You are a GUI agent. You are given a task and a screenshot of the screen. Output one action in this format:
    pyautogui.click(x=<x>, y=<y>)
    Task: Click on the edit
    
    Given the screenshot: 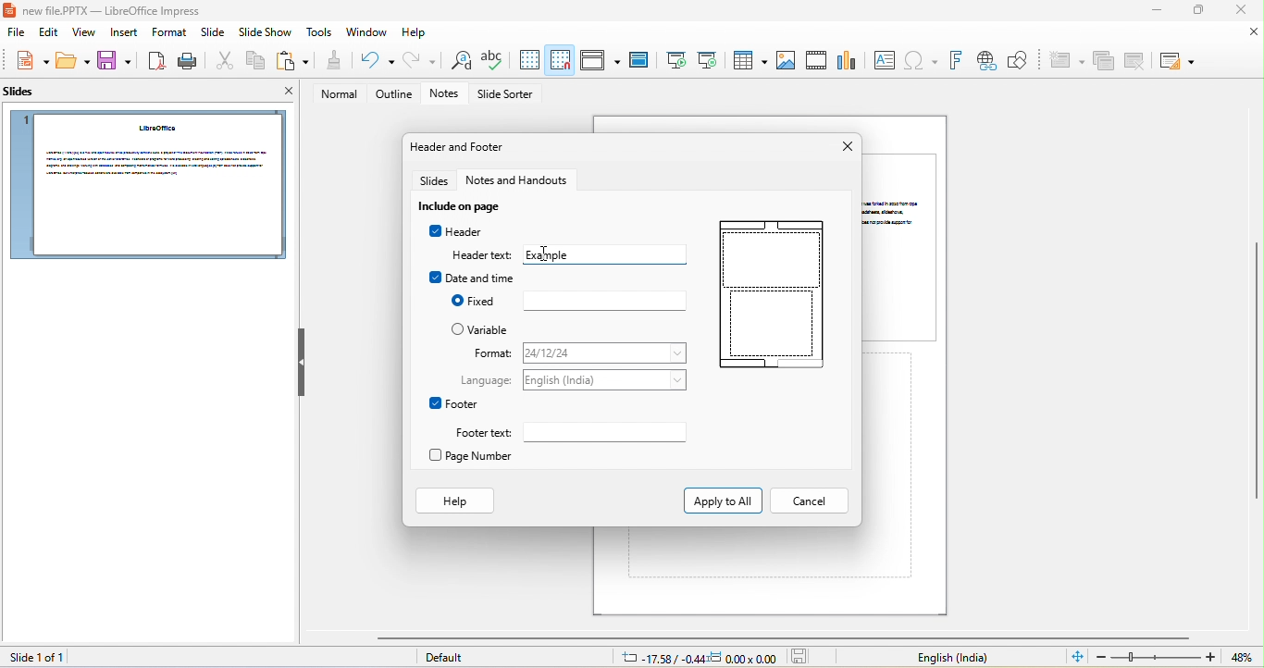 What is the action you would take?
    pyautogui.click(x=46, y=34)
    